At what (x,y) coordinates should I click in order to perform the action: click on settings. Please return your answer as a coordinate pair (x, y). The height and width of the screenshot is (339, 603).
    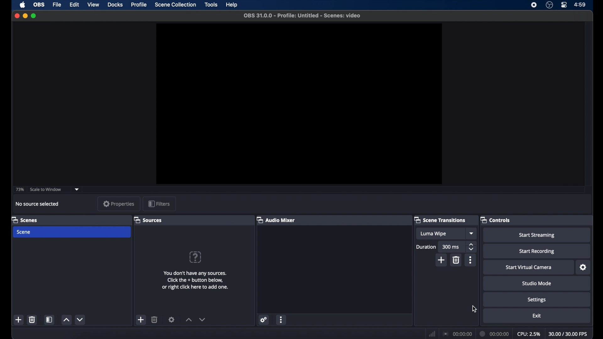
    Looking at the image, I should click on (264, 320).